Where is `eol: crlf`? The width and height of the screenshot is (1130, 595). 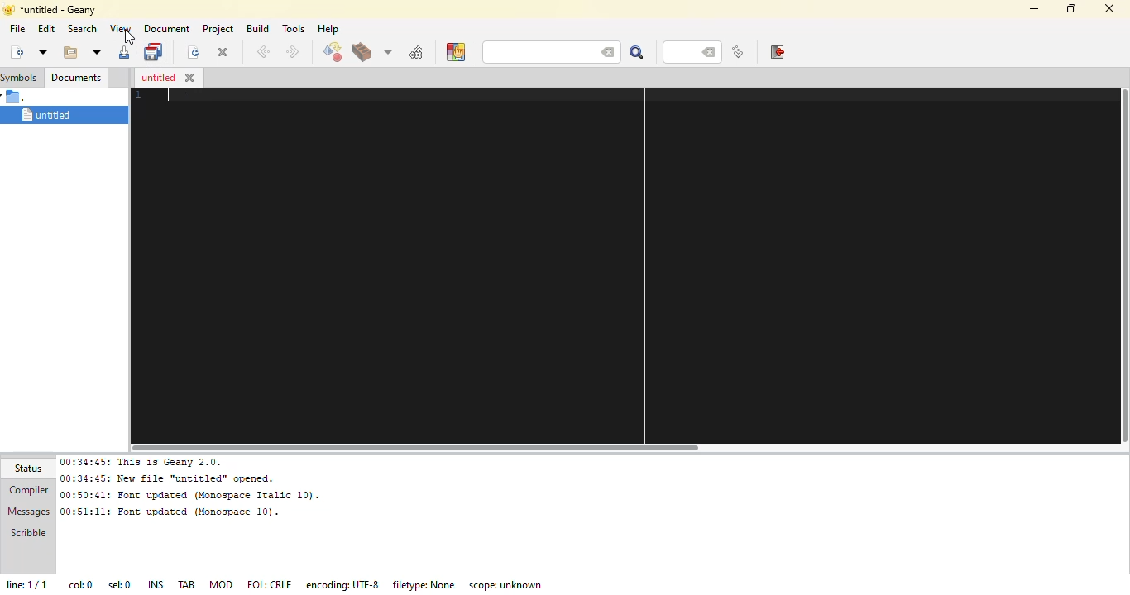
eol: crlf is located at coordinates (269, 585).